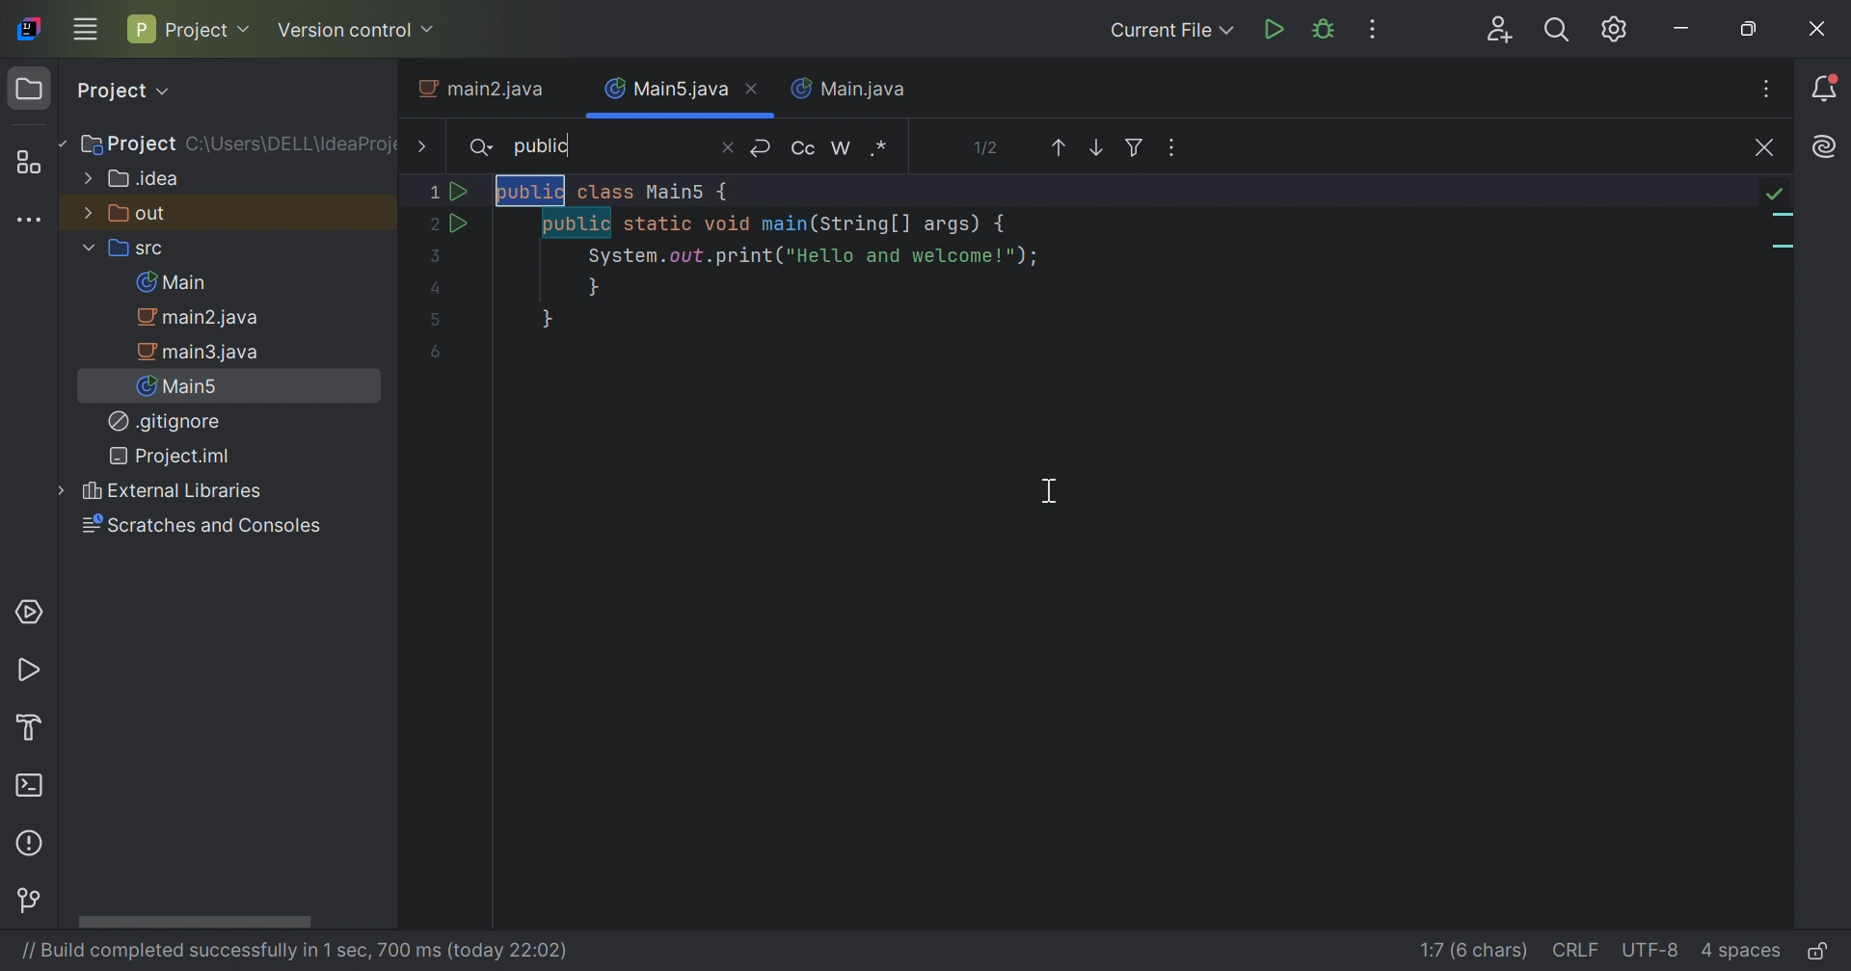  What do you see at coordinates (1328, 29) in the screenshot?
I see `Debug` at bounding box center [1328, 29].